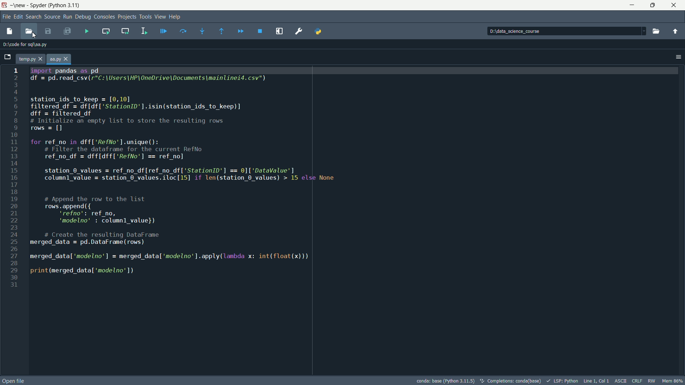 The height and width of the screenshot is (385, 685). Describe the element at coordinates (621, 380) in the screenshot. I see `file encoding` at that location.